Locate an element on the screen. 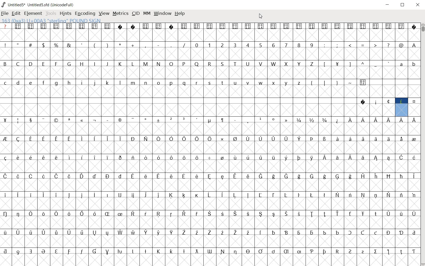  EDIT is located at coordinates (16, 14).